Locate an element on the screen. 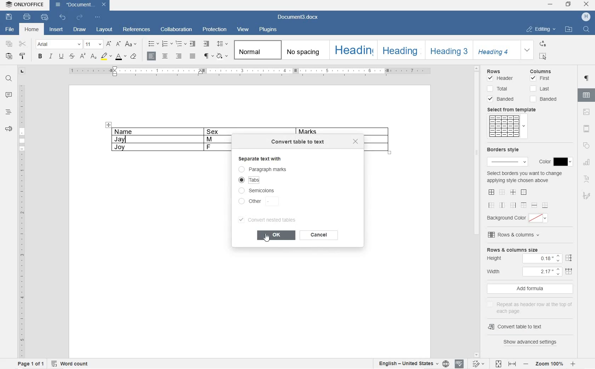 This screenshot has height=369, width=595. RULER is located at coordinates (250, 72).